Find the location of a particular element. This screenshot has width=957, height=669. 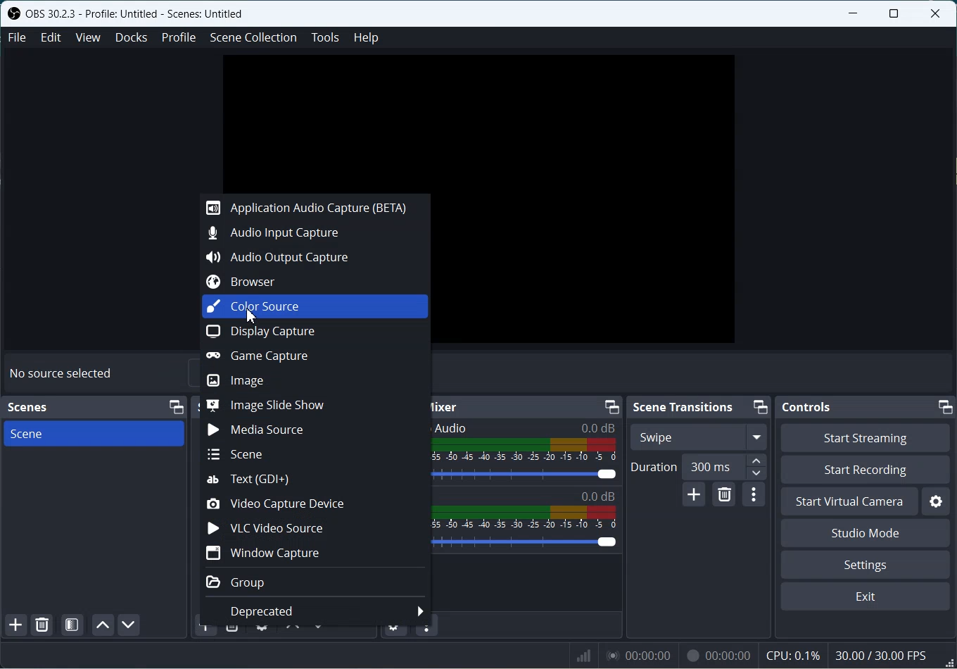

Minimize is located at coordinates (946, 406).